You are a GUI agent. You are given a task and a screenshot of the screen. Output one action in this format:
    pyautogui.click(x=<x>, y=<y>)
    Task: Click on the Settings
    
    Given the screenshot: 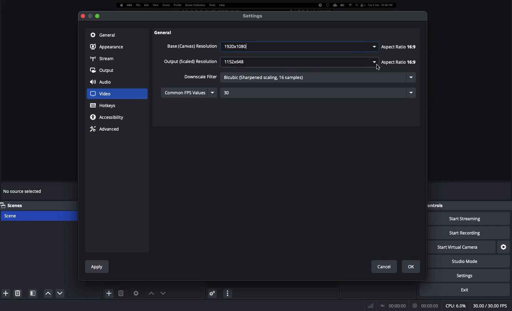 What is the action you would take?
    pyautogui.click(x=253, y=16)
    